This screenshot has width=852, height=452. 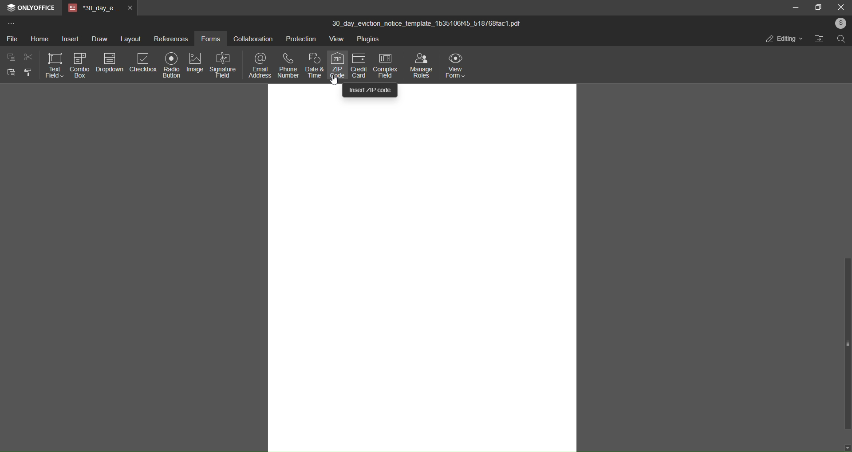 What do you see at coordinates (38, 8) in the screenshot?
I see `onlyoffice` at bounding box center [38, 8].